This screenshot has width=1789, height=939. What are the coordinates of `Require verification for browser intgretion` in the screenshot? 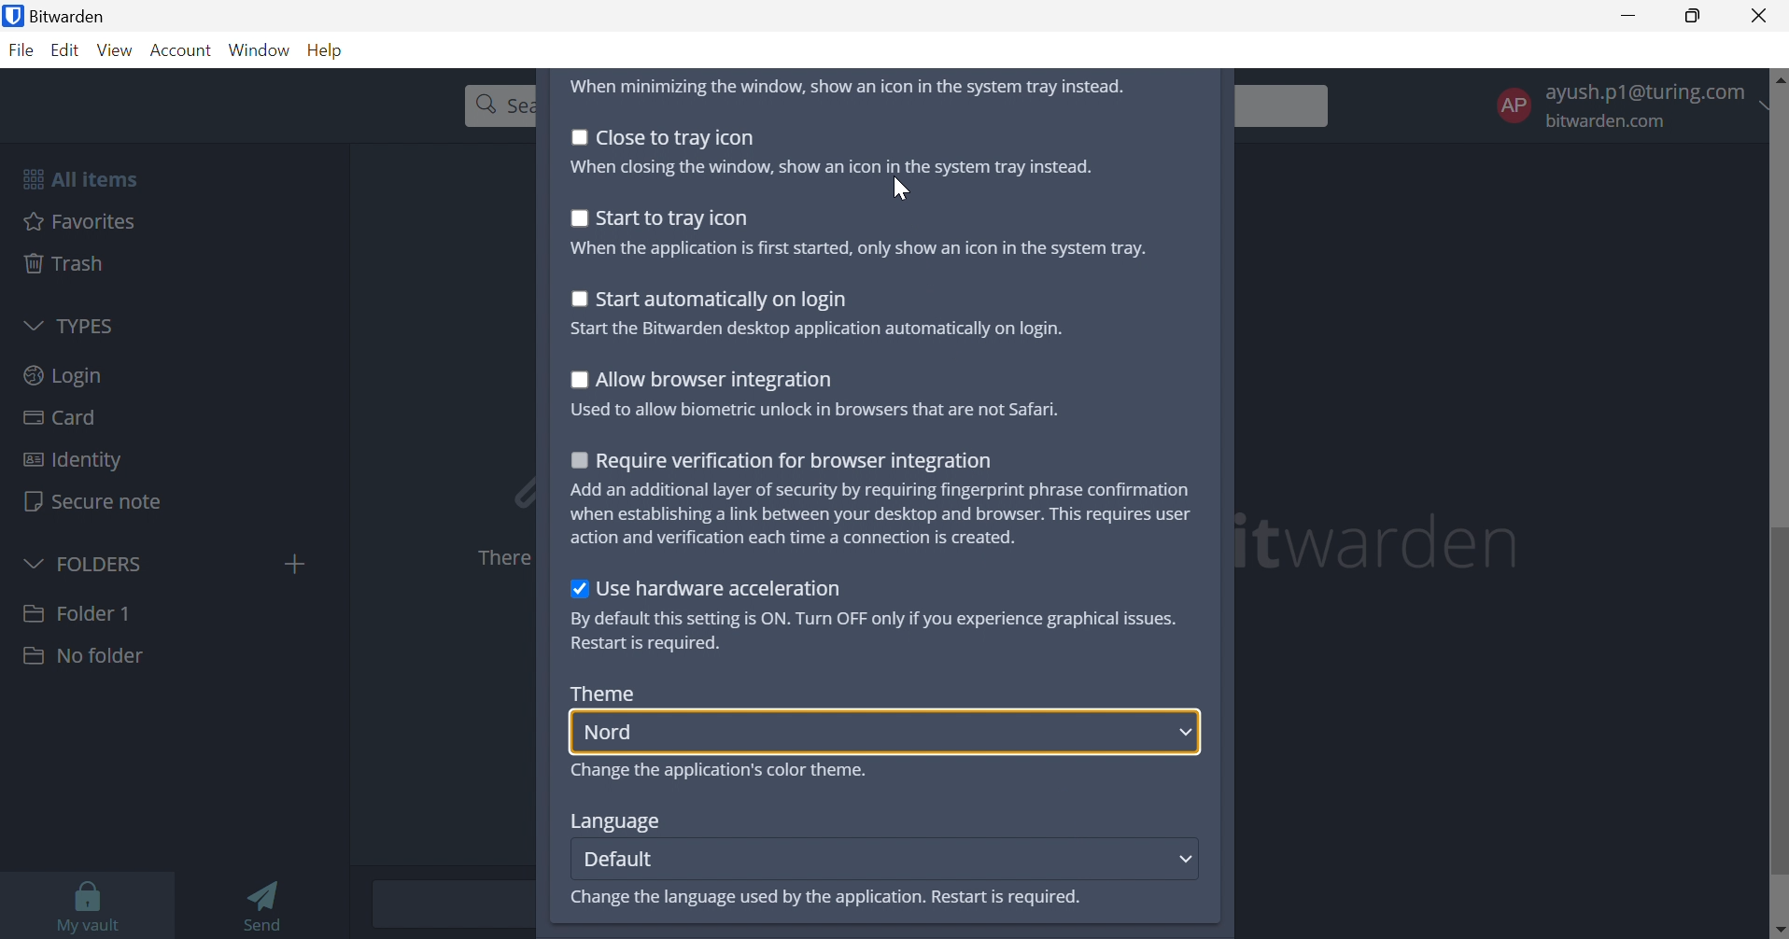 It's located at (796, 463).